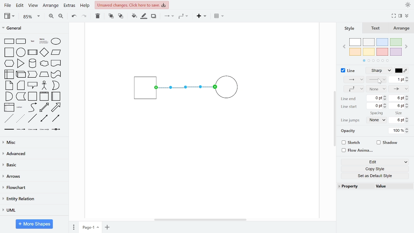  What do you see at coordinates (19, 6) in the screenshot?
I see `edit` at bounding box center [19, 6].